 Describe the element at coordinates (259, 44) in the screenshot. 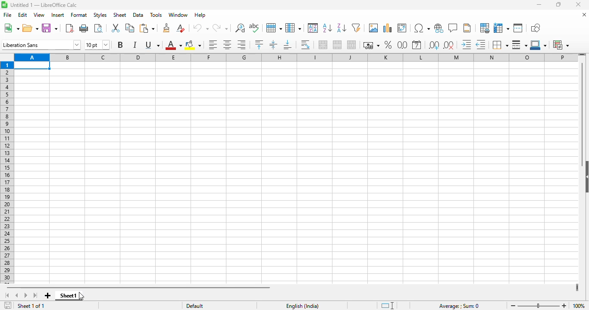

I see `align top` at that location.